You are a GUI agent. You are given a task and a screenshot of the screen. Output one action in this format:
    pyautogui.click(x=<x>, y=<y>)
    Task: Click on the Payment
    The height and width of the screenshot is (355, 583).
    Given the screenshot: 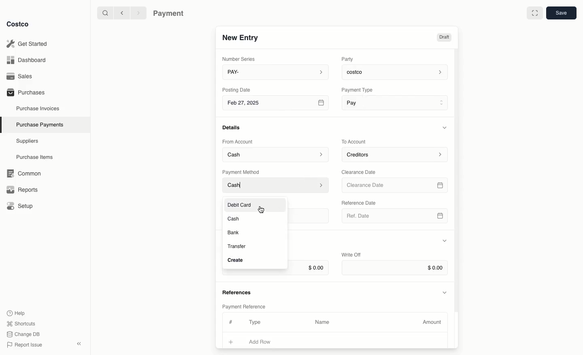 What is the action you would take?
    pyautogui.click(x=170, y=14)
    